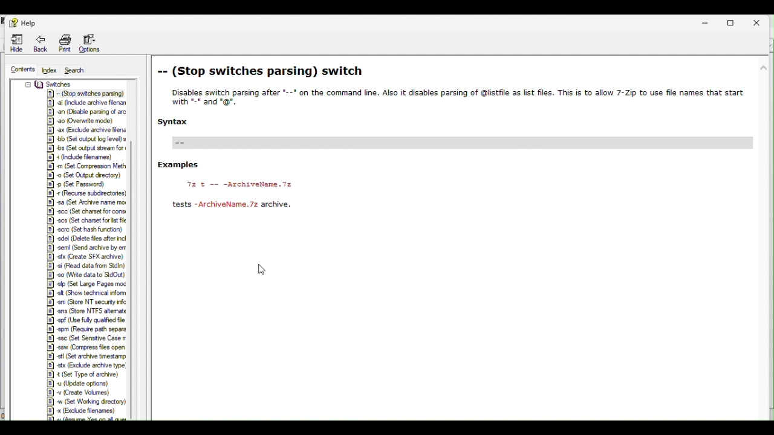 This screenshot has width=774, height=435. Describe the element at coordinates (88, 138) in the screenshot. I see `` at that location.